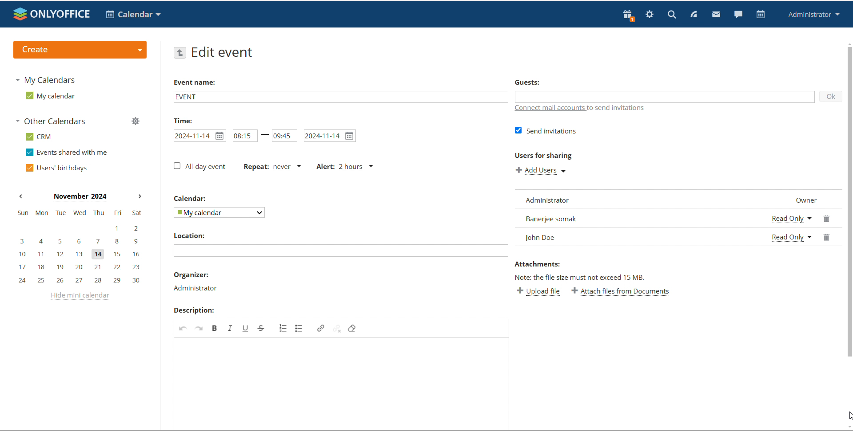 Image resolution: width=853 pixels, height=431 pixels. I want to click on my calendar, so click(51, 95).